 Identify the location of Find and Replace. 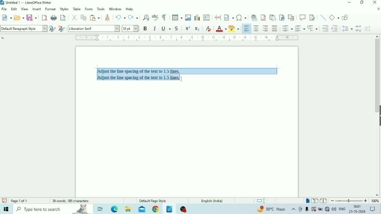
(145, 17).